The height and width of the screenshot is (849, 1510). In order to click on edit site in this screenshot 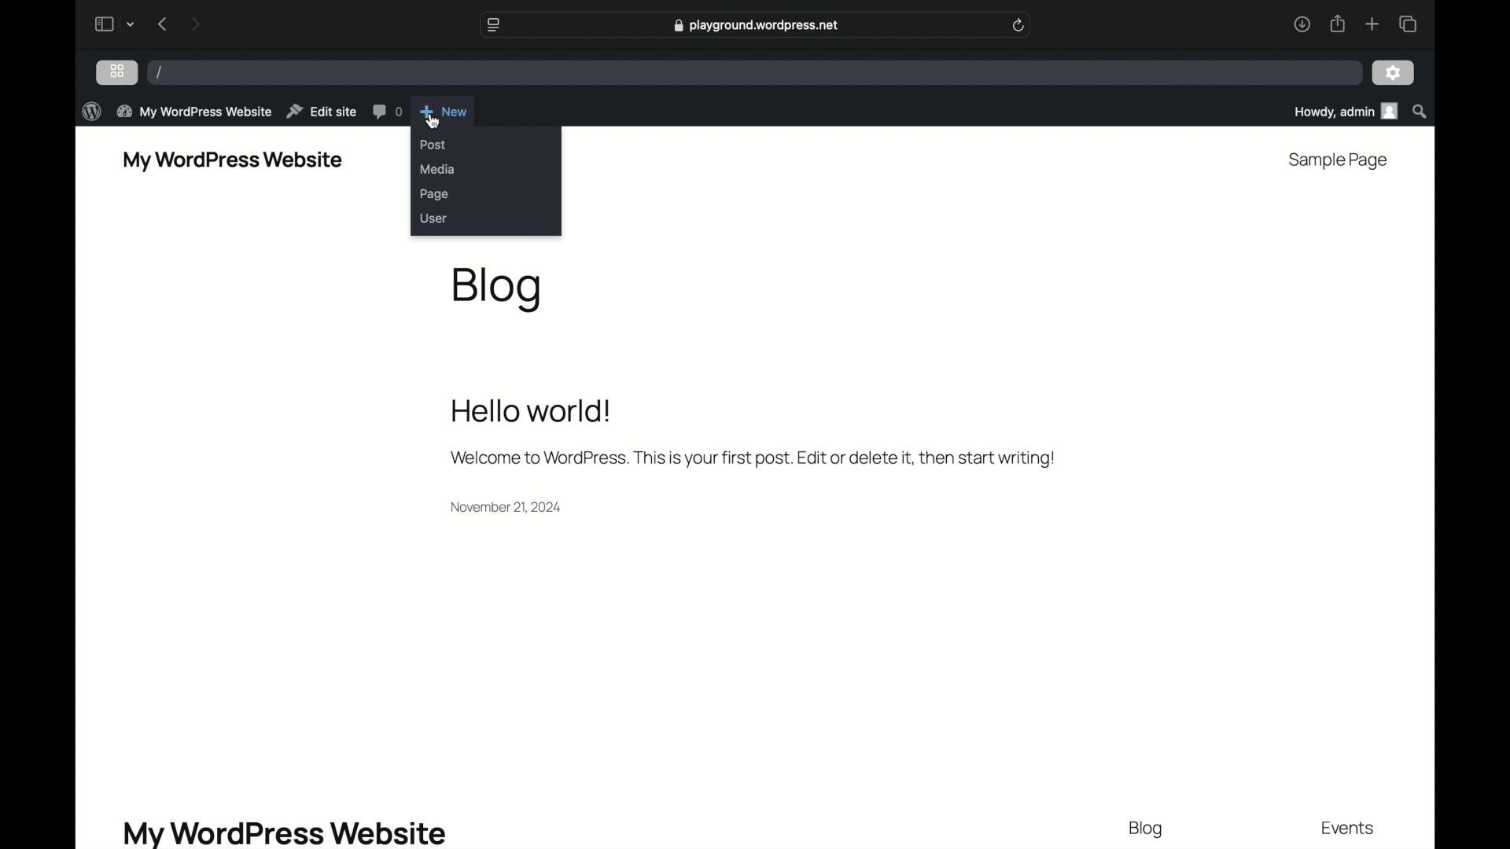, I will do `click(322, 112)`.